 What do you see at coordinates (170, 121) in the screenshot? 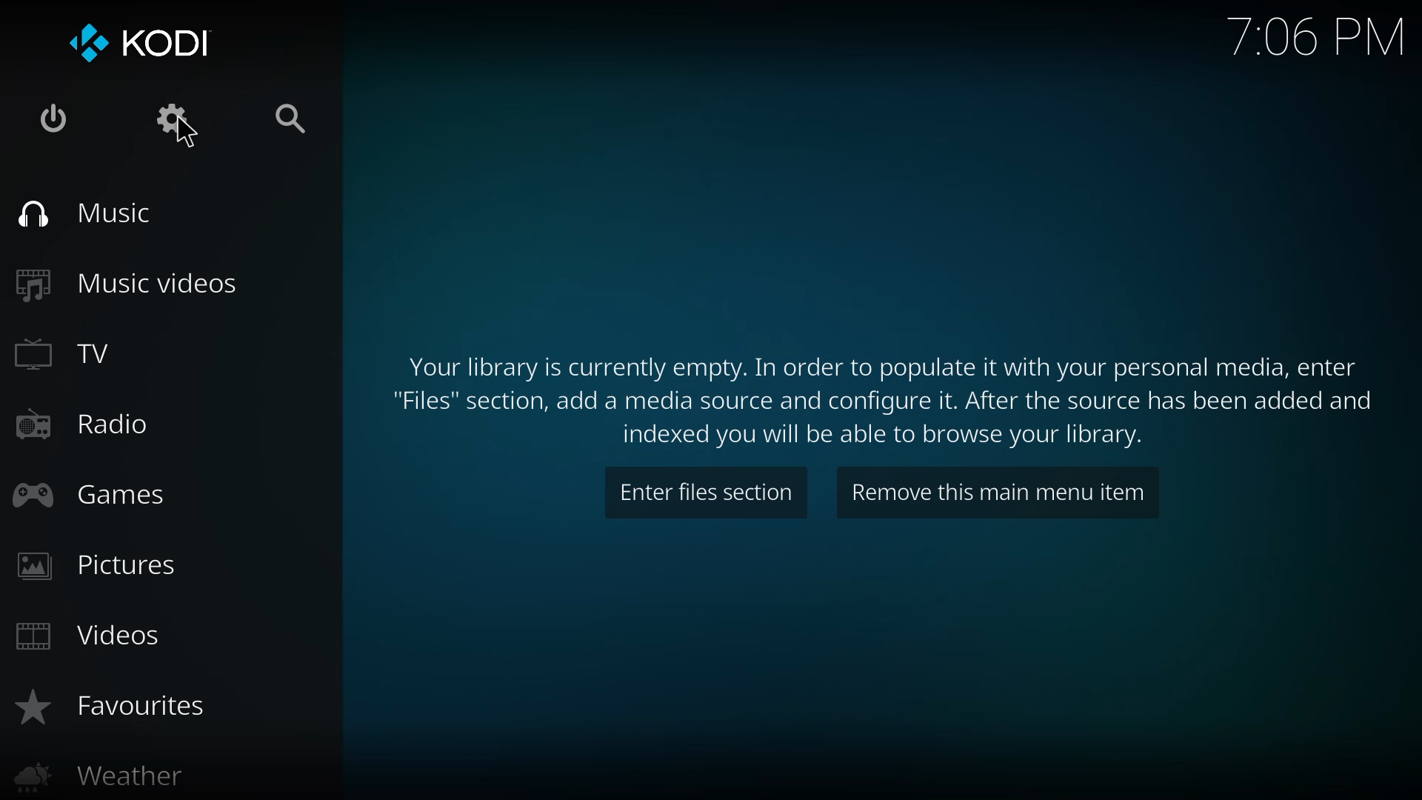
I see `settings` at bounding box center [170, 121].